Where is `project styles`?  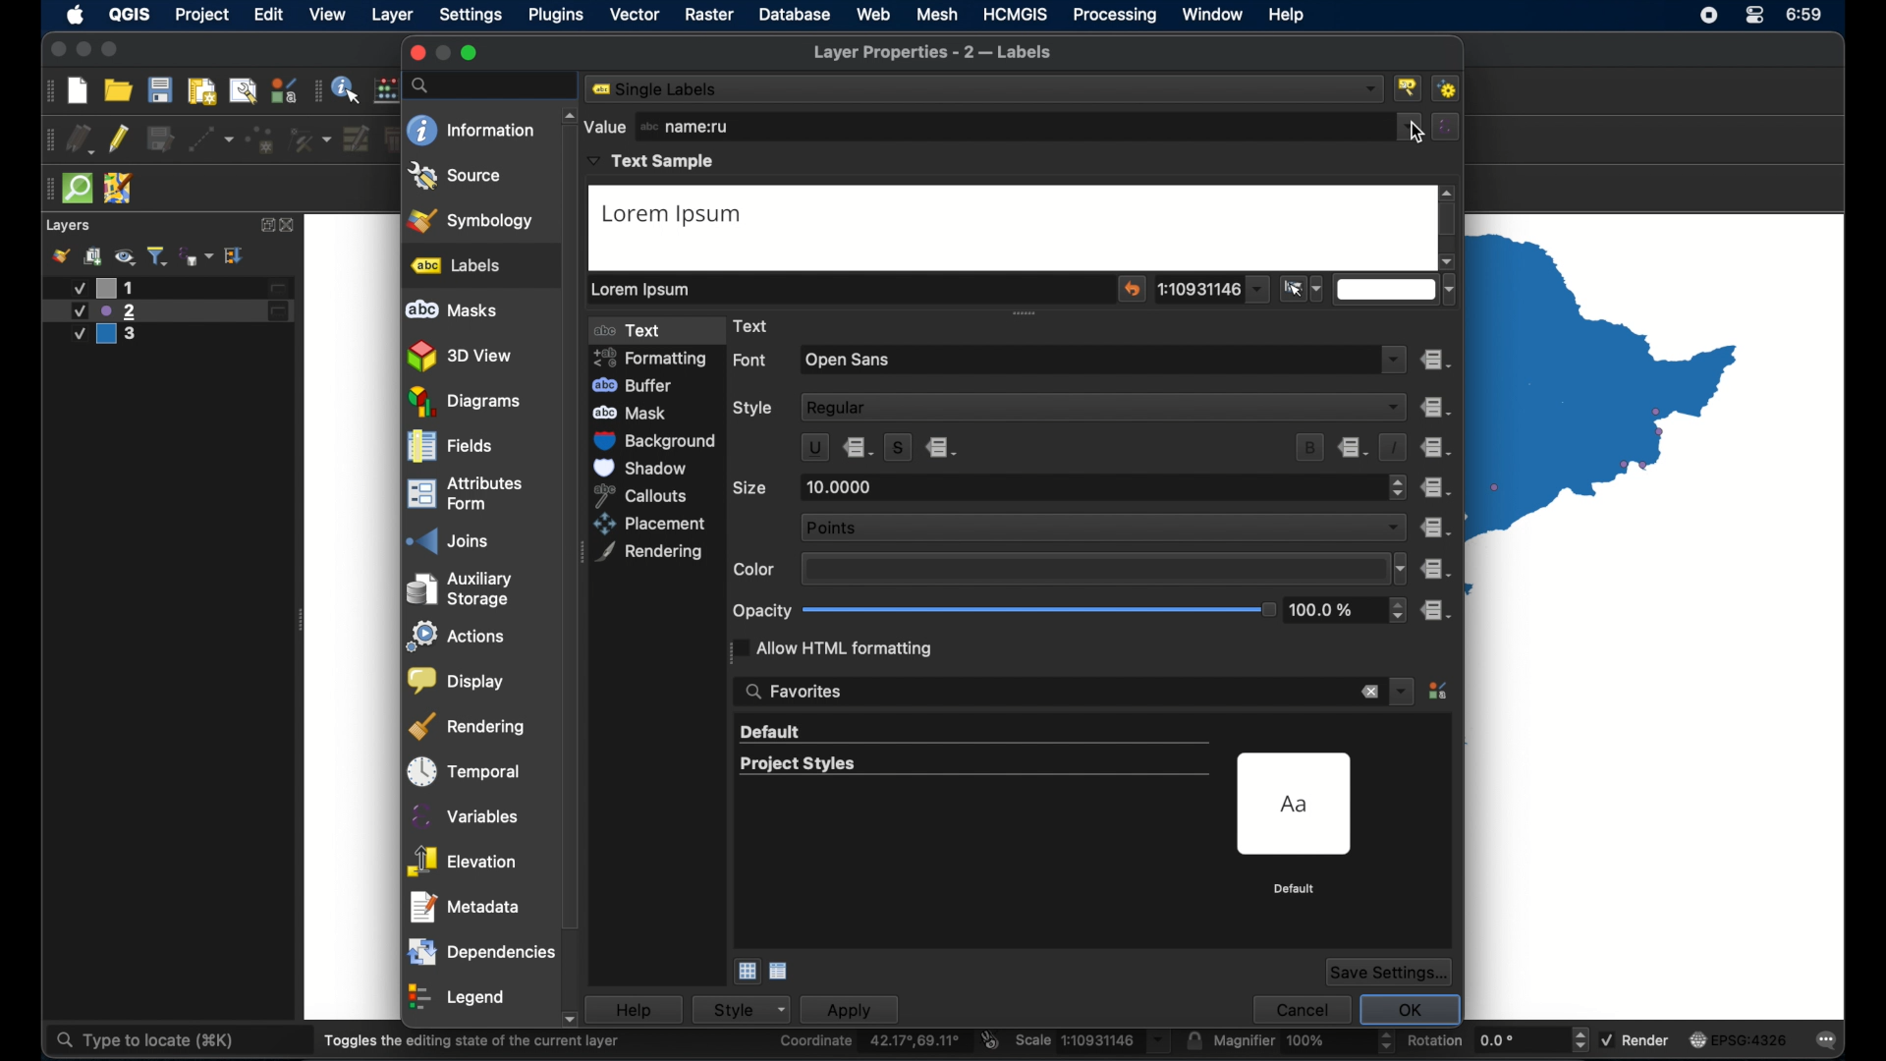 project styles is located at coordinates (796, 764).